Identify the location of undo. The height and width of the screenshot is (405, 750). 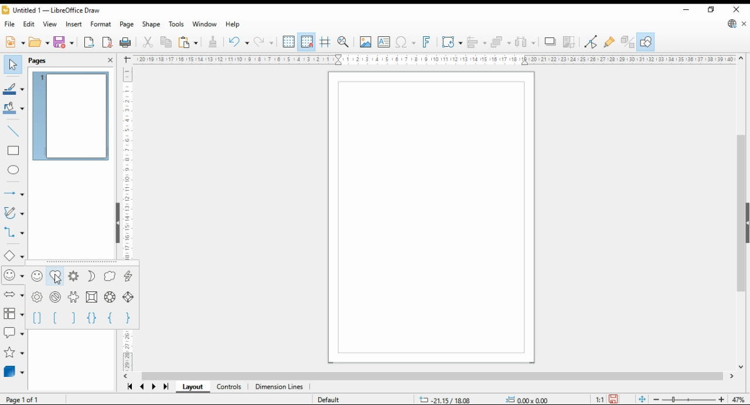
(237, 41).